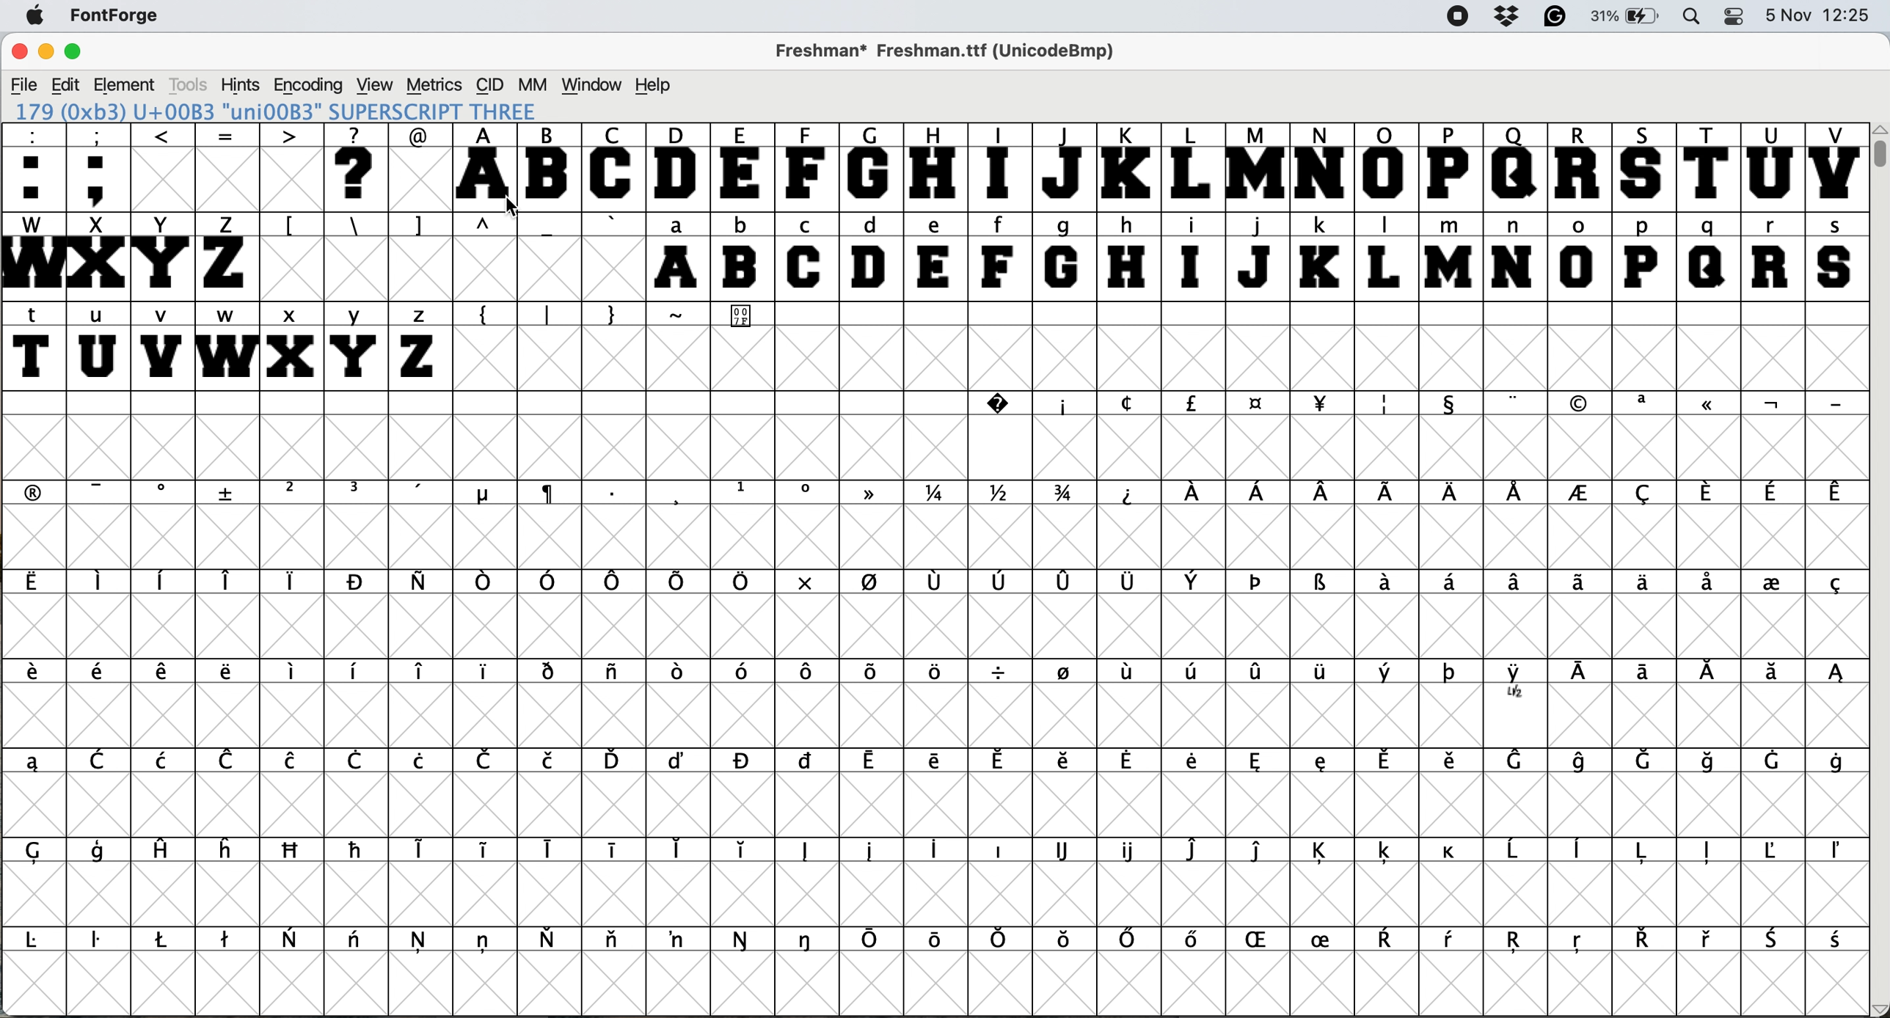  What do you see at coordinates (309, 85) in the screenshot?
I see `encoding` at bounding box center [309, 85].